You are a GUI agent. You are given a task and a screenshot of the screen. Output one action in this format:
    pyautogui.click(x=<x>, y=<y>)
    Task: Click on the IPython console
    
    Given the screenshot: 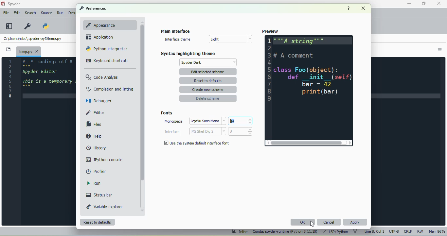 What is the action you would take?
    pyautogui.click(x=104, y=159)
    